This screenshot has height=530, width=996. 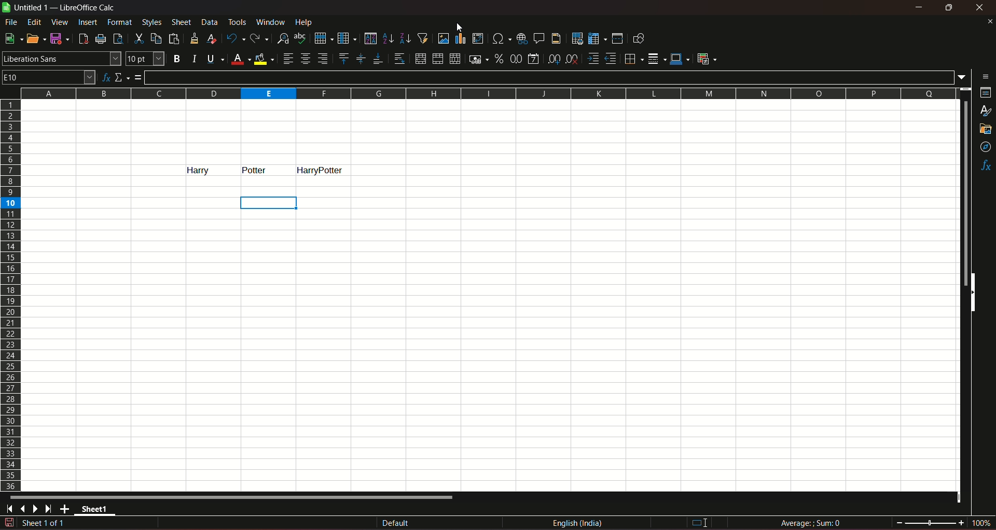 I want to click on format as date, so click(x=533, y=60).